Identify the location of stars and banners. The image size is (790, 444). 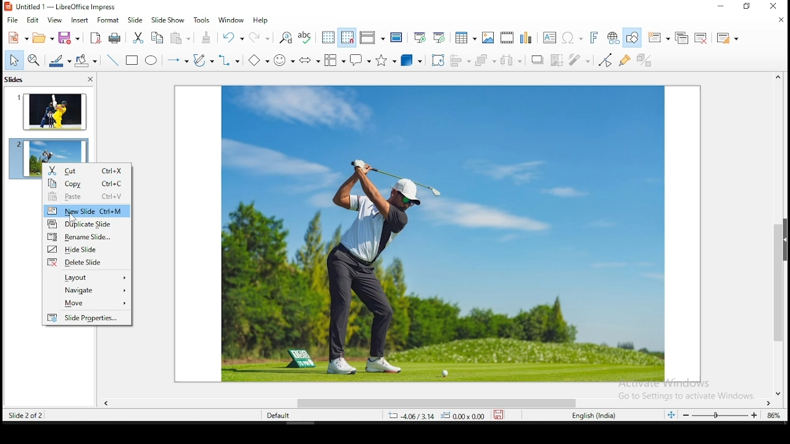
(386, 60).